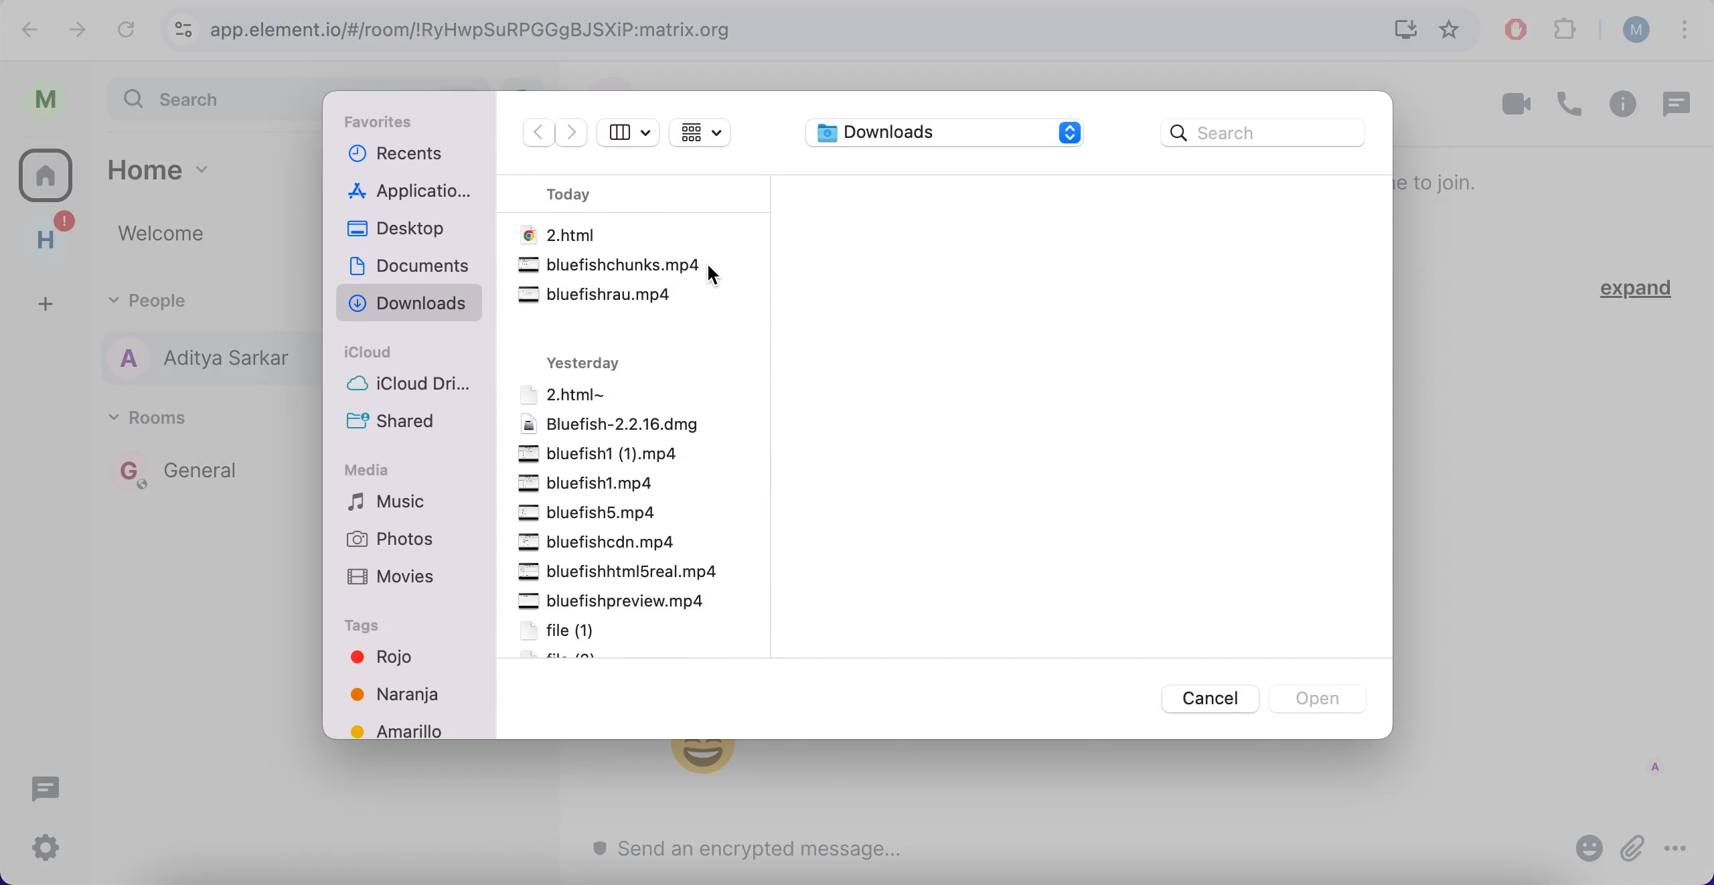 The height and width of the screenshot is (885, 1714). Describe the element at coordinates (1635, 33) in the screenshot. I see `user` at that location.